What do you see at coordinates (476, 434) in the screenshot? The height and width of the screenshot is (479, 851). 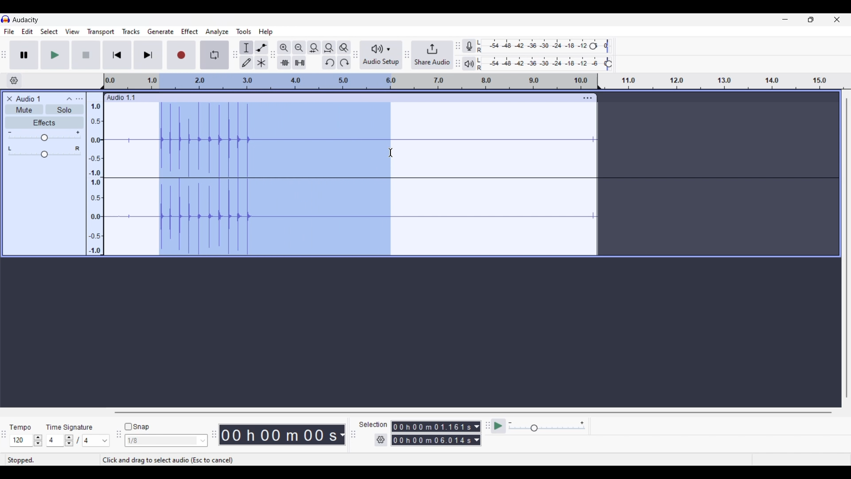 I see `Measurement options of selection duration` at bounding box center [476, 434].